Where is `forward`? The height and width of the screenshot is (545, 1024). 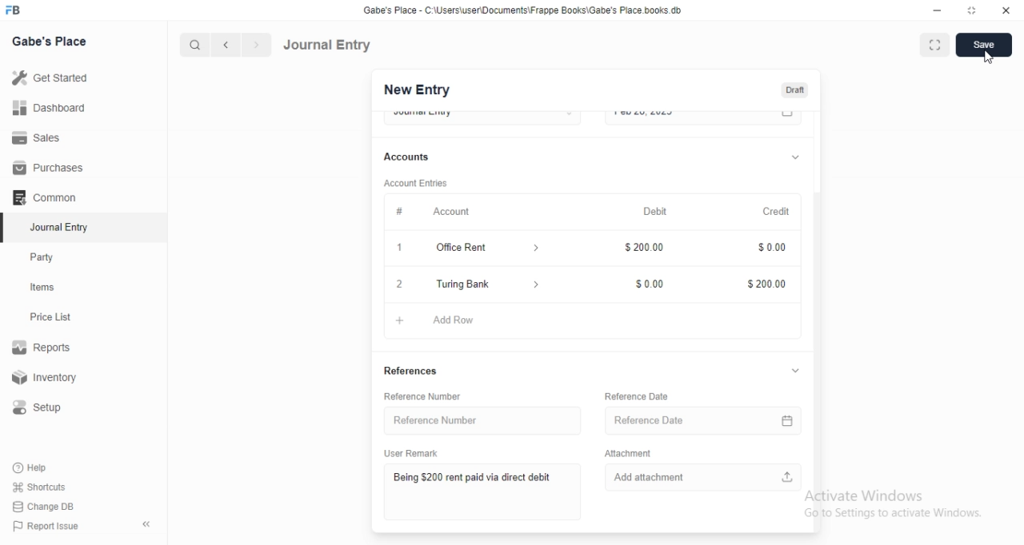 forward is located at coordinates (258, 45).